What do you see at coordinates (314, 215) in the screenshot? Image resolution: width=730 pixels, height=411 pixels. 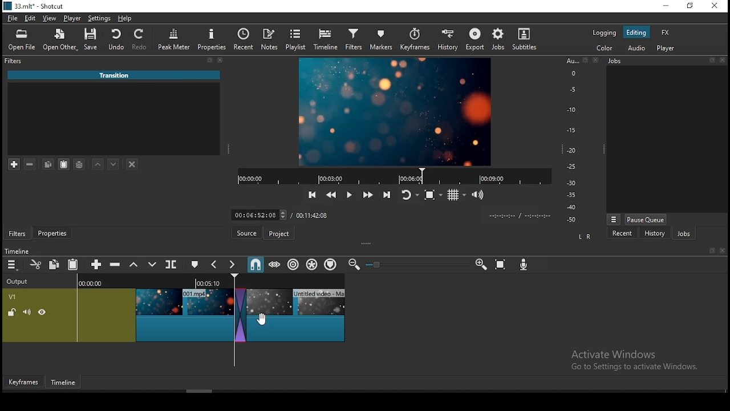 I see `track duration` at bounding box center [314, 215].